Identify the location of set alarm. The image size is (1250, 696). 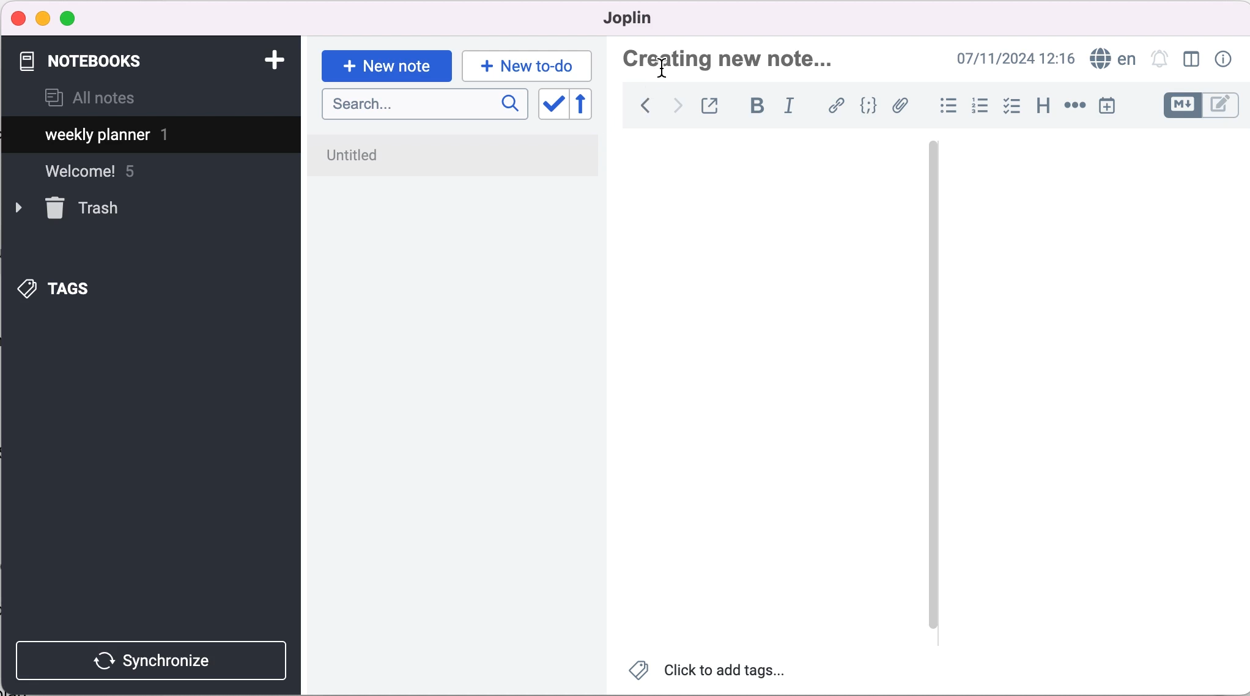
(1160, 61).